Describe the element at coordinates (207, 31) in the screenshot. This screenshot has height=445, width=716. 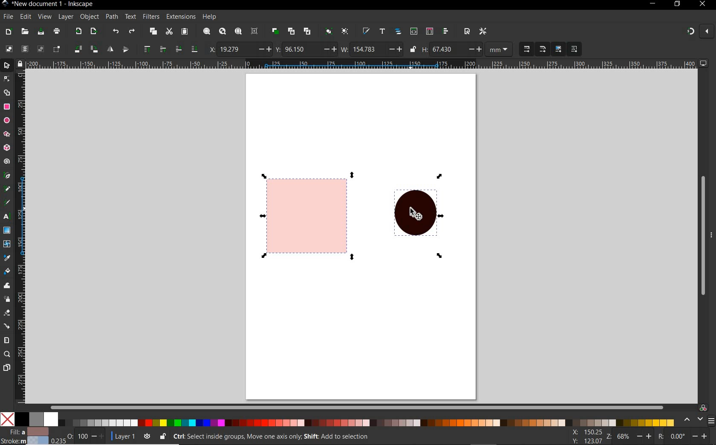
I see `zoom selection` at that location.